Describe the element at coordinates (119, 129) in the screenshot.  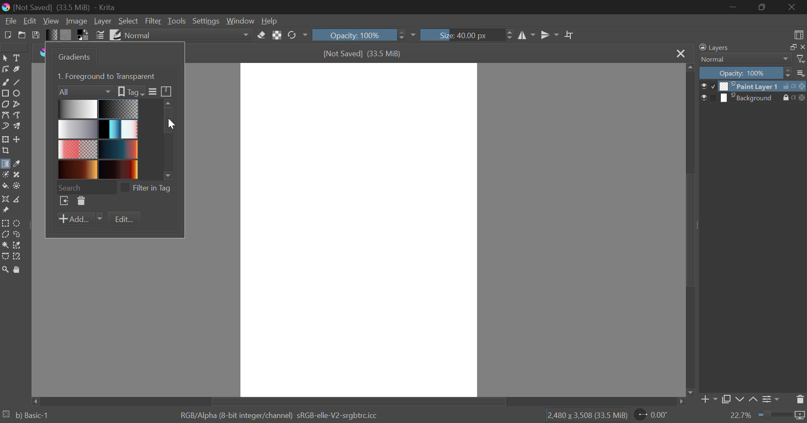
I see `Gradient 4` at that location.